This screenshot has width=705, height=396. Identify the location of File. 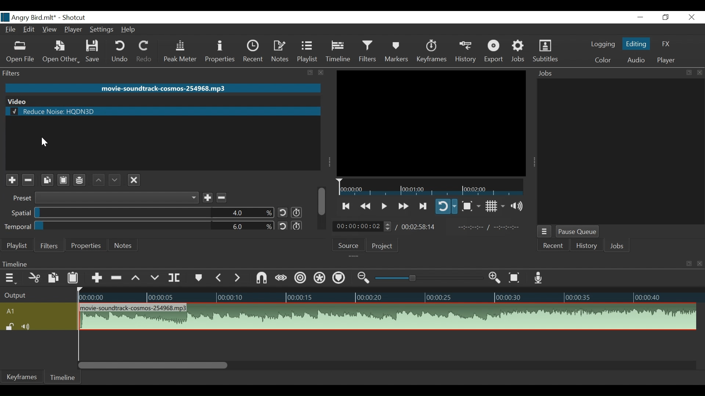
(11, 30).